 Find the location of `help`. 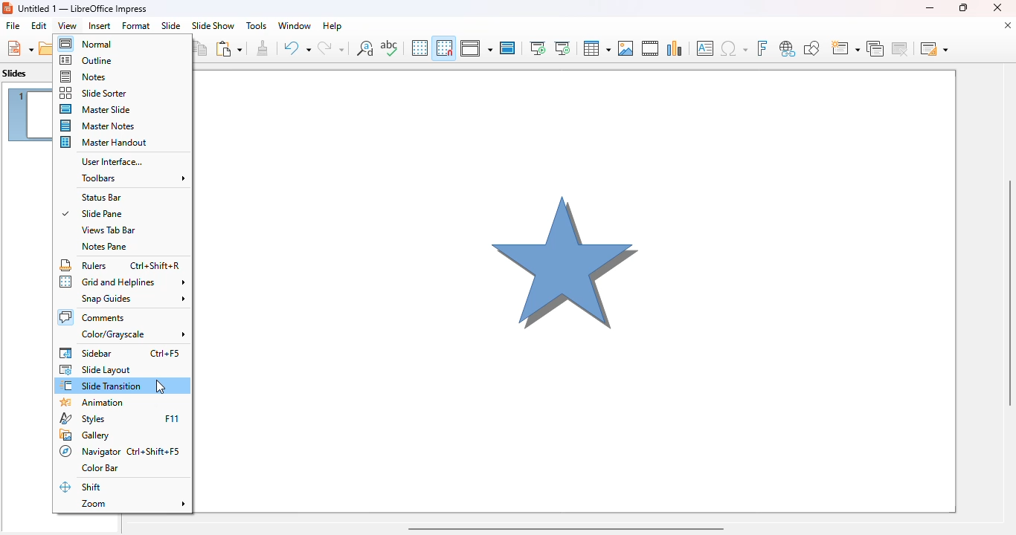

help is located at coordinates (332, 27).